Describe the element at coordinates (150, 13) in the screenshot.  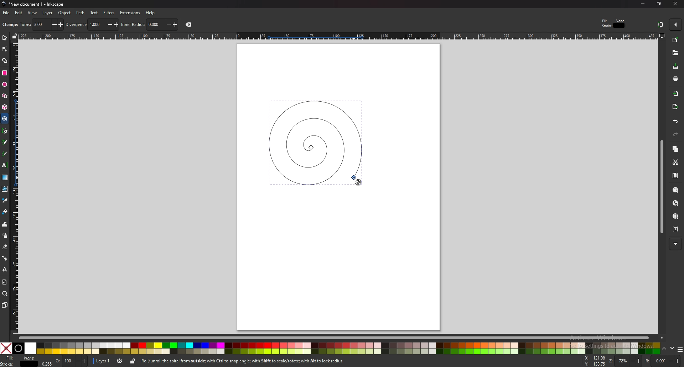
I see `help` at that location.